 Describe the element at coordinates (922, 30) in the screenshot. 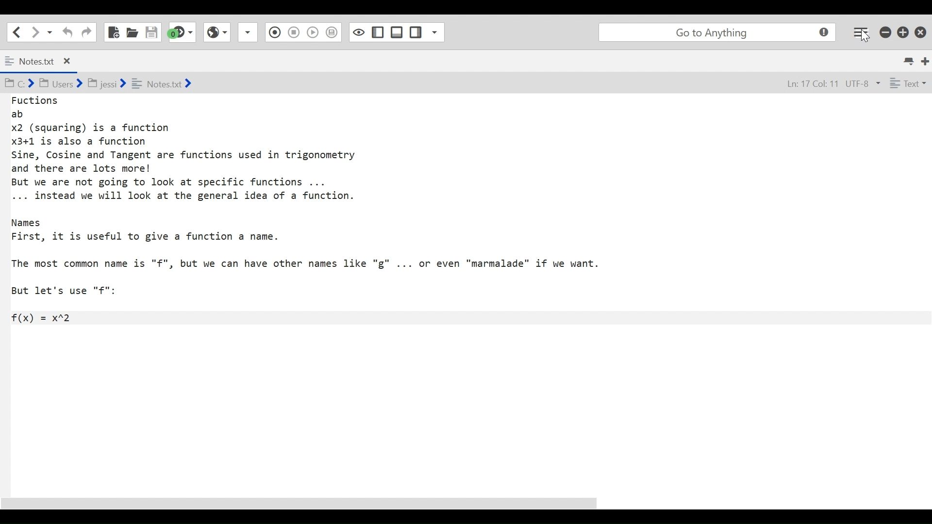

I see `Close` at that location.